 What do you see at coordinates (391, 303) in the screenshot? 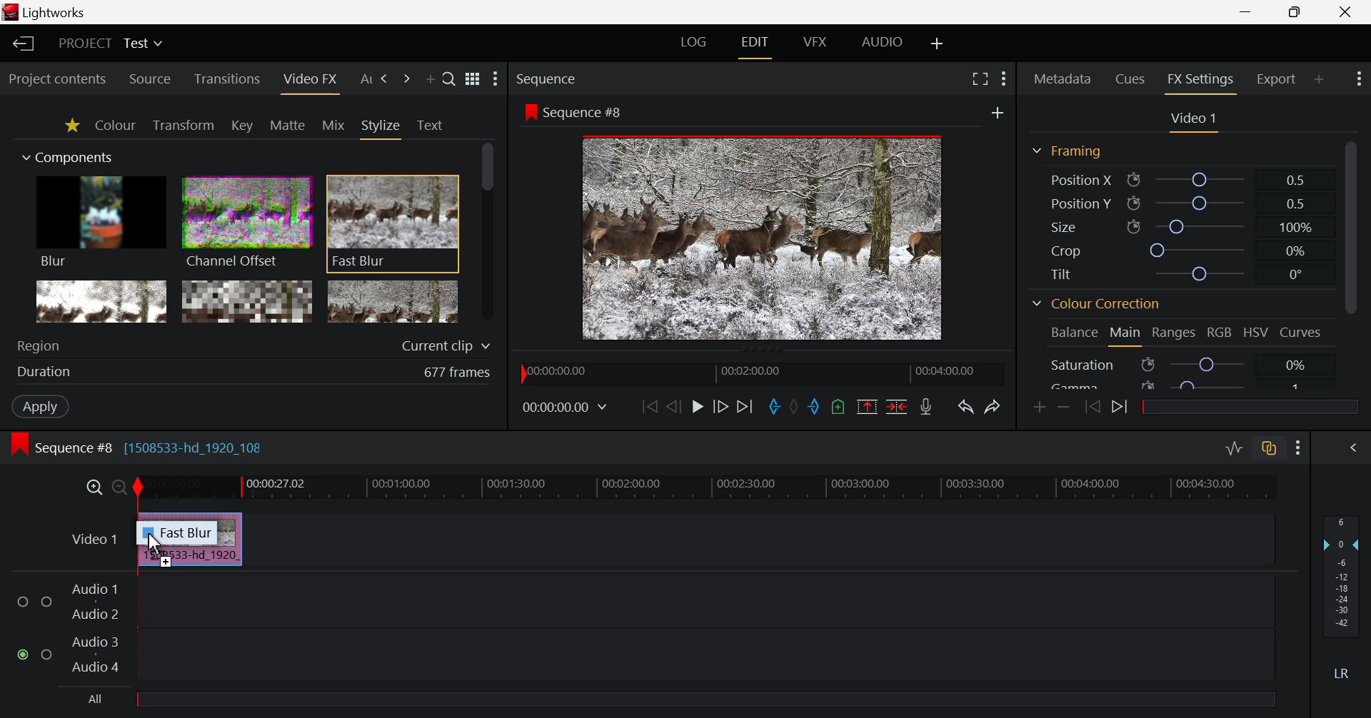
I see `Posterize` at bounding box center [391, 303].